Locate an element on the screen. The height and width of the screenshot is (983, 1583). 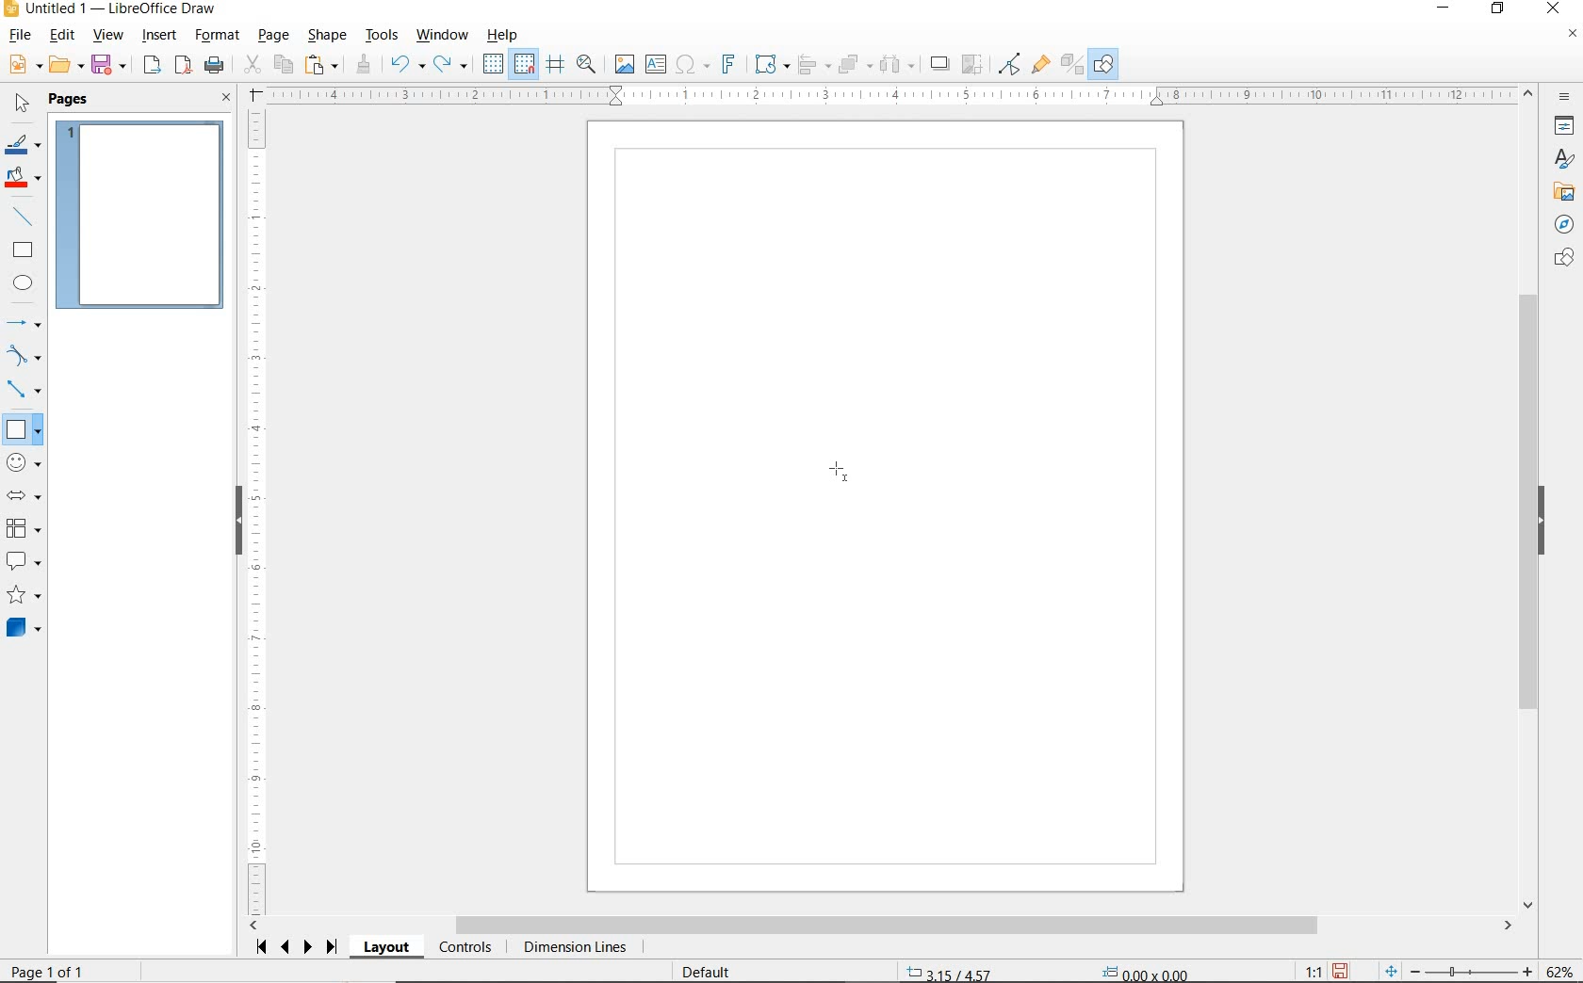
FILE is located at coordinates (18, 37).